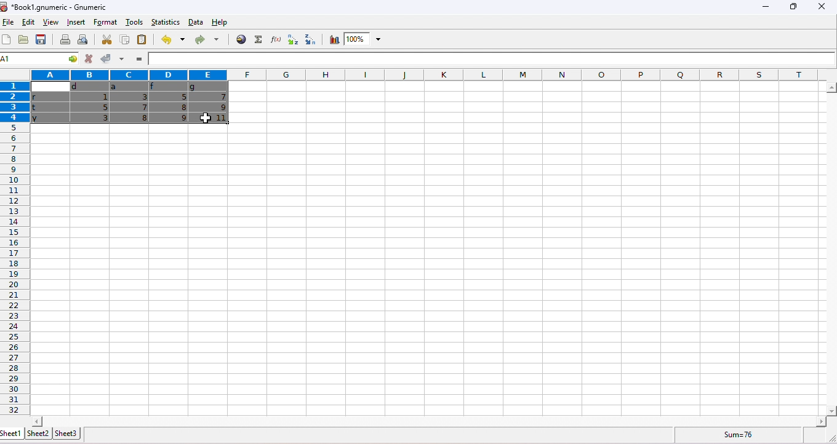 The height and width of the screenshot is (444, 837). Describe the element at coordinates (206, 41) in the screenshot. I see `redo` at that location.